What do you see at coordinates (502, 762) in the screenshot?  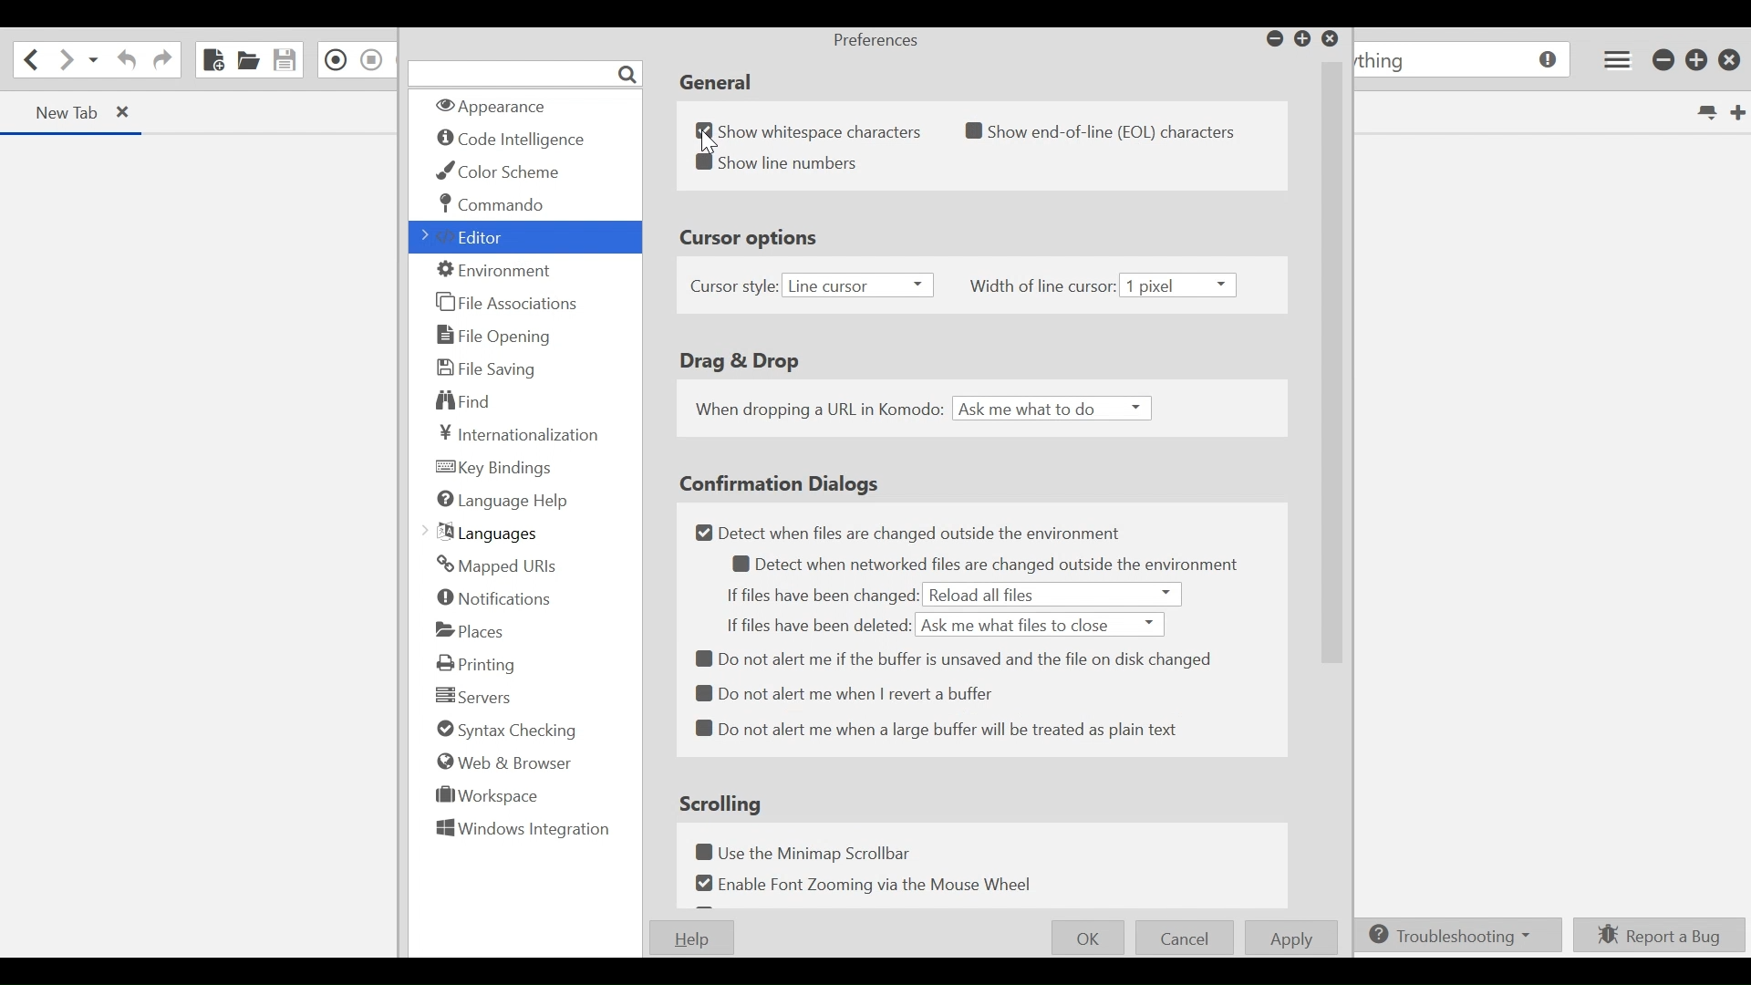 I see `Web & Browser` at bounding box center [502, 762].